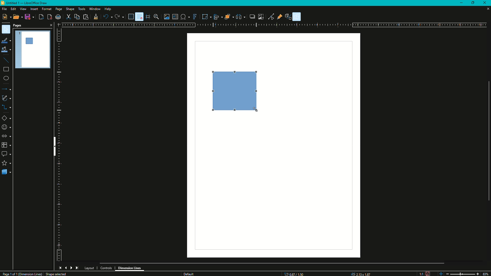 The width and height of the screenshot is (491, 276). I want to click on Line Color, so click(6, 40).